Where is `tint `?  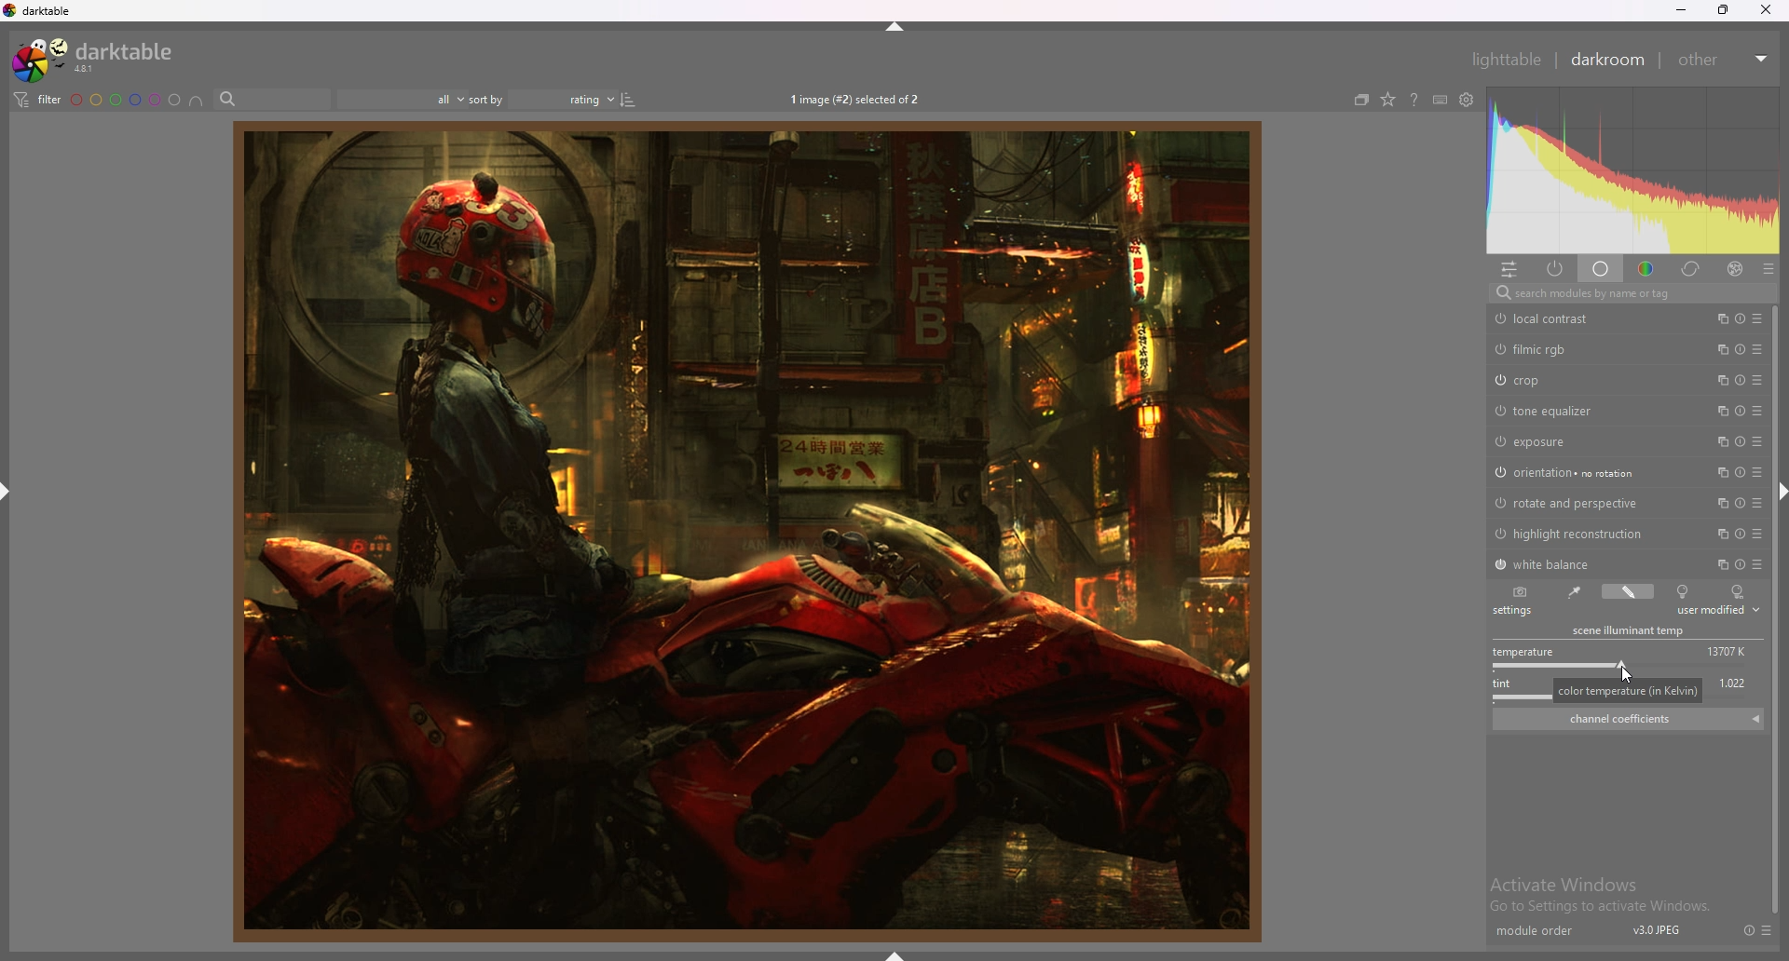
tint  is located at coordinates (1510, 687).